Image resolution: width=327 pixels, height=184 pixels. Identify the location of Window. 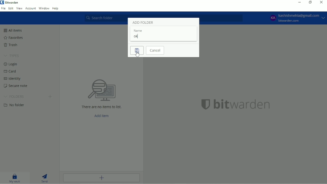
(44, 9).